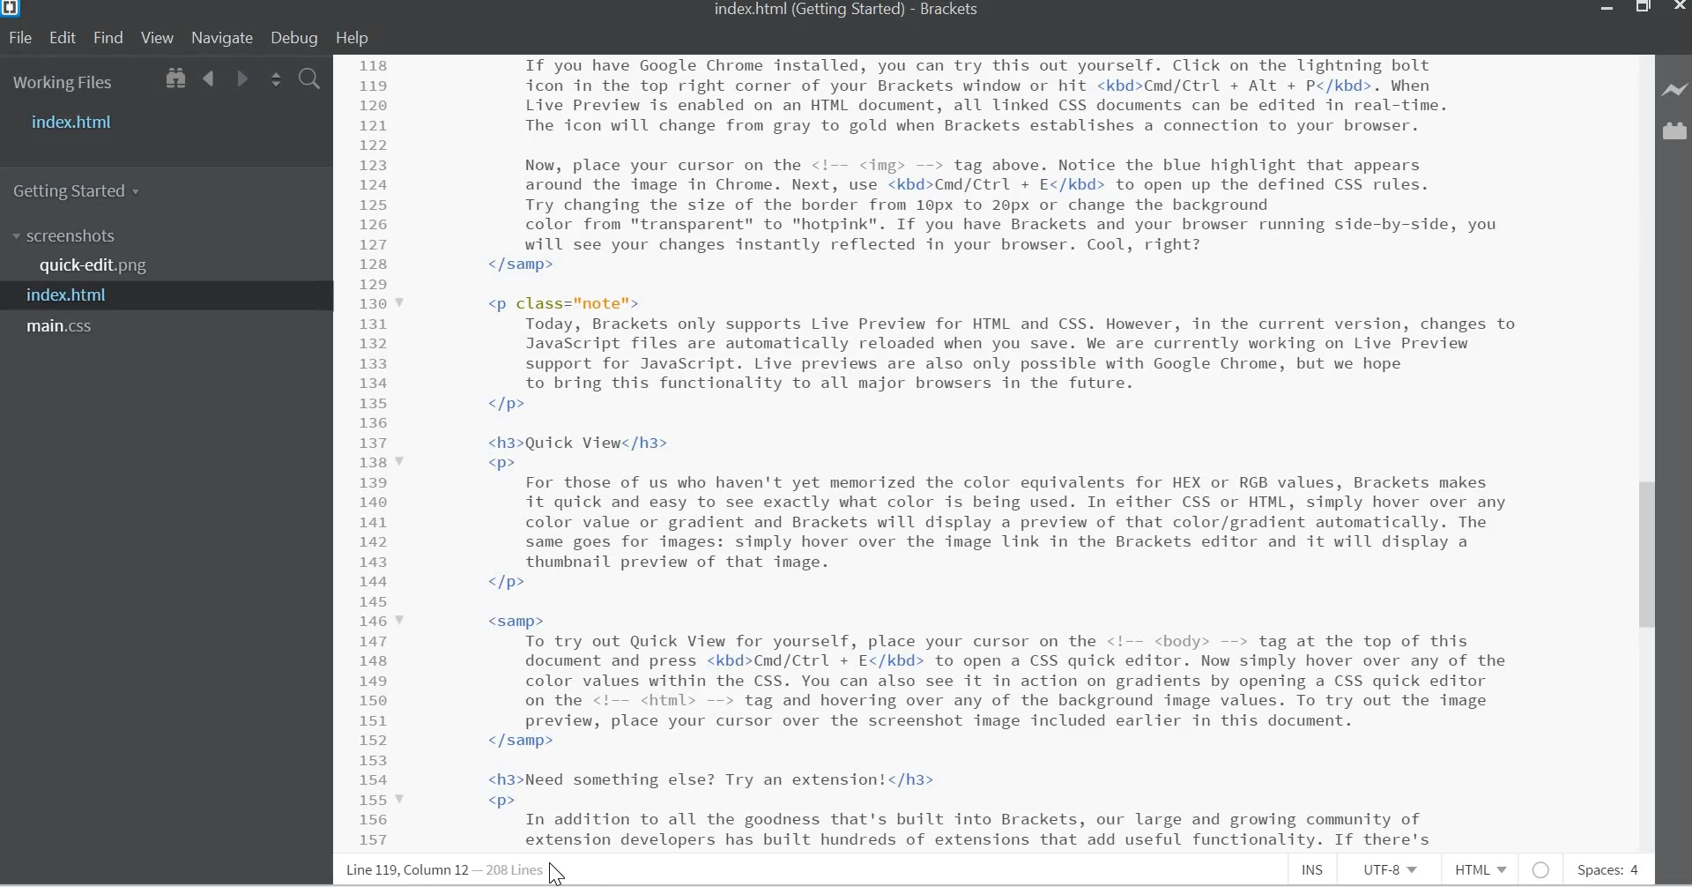 The image size is (1692, 887). Describe the element at coordinates (1674, 90) in the screenshot. I see `Live Preview` at that location.